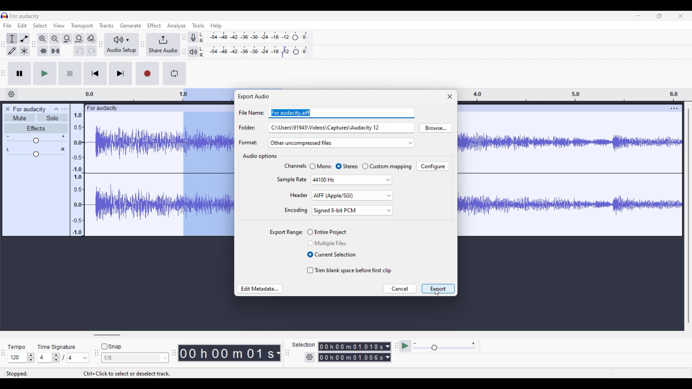 The image size is (692, 389). I want to click on Help menu, so click(216, 26).